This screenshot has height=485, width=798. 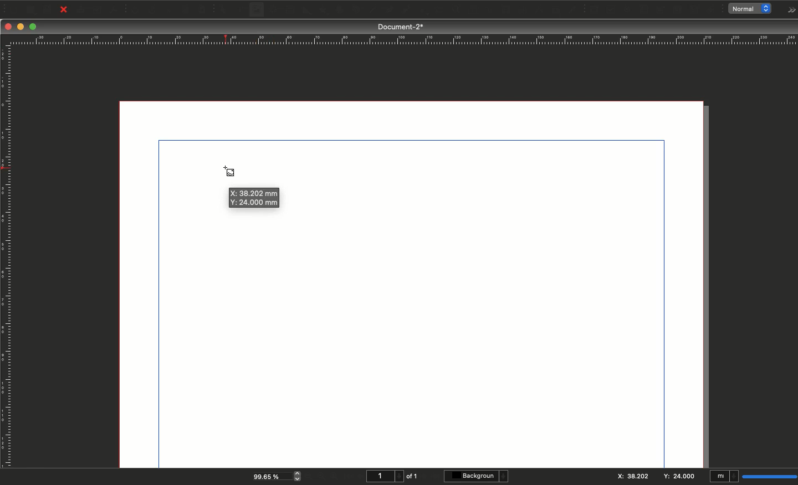 What do you see at coordinates (186, 10) in the screenshot?
I see `Copy` at bounding box center [186, 10].